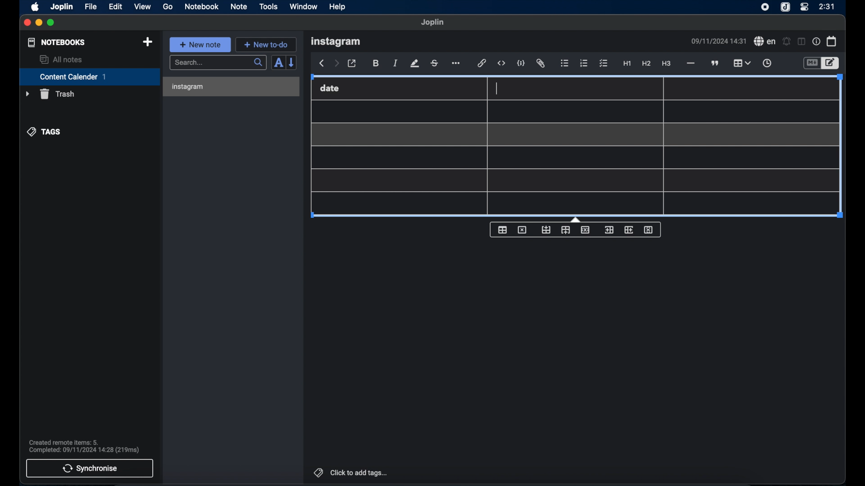 The height and width of the screenshot is (486, 865). What do you see at coordinates (200, 45) in the screenshot?
I see `new note` at bounding box center [200, 45].